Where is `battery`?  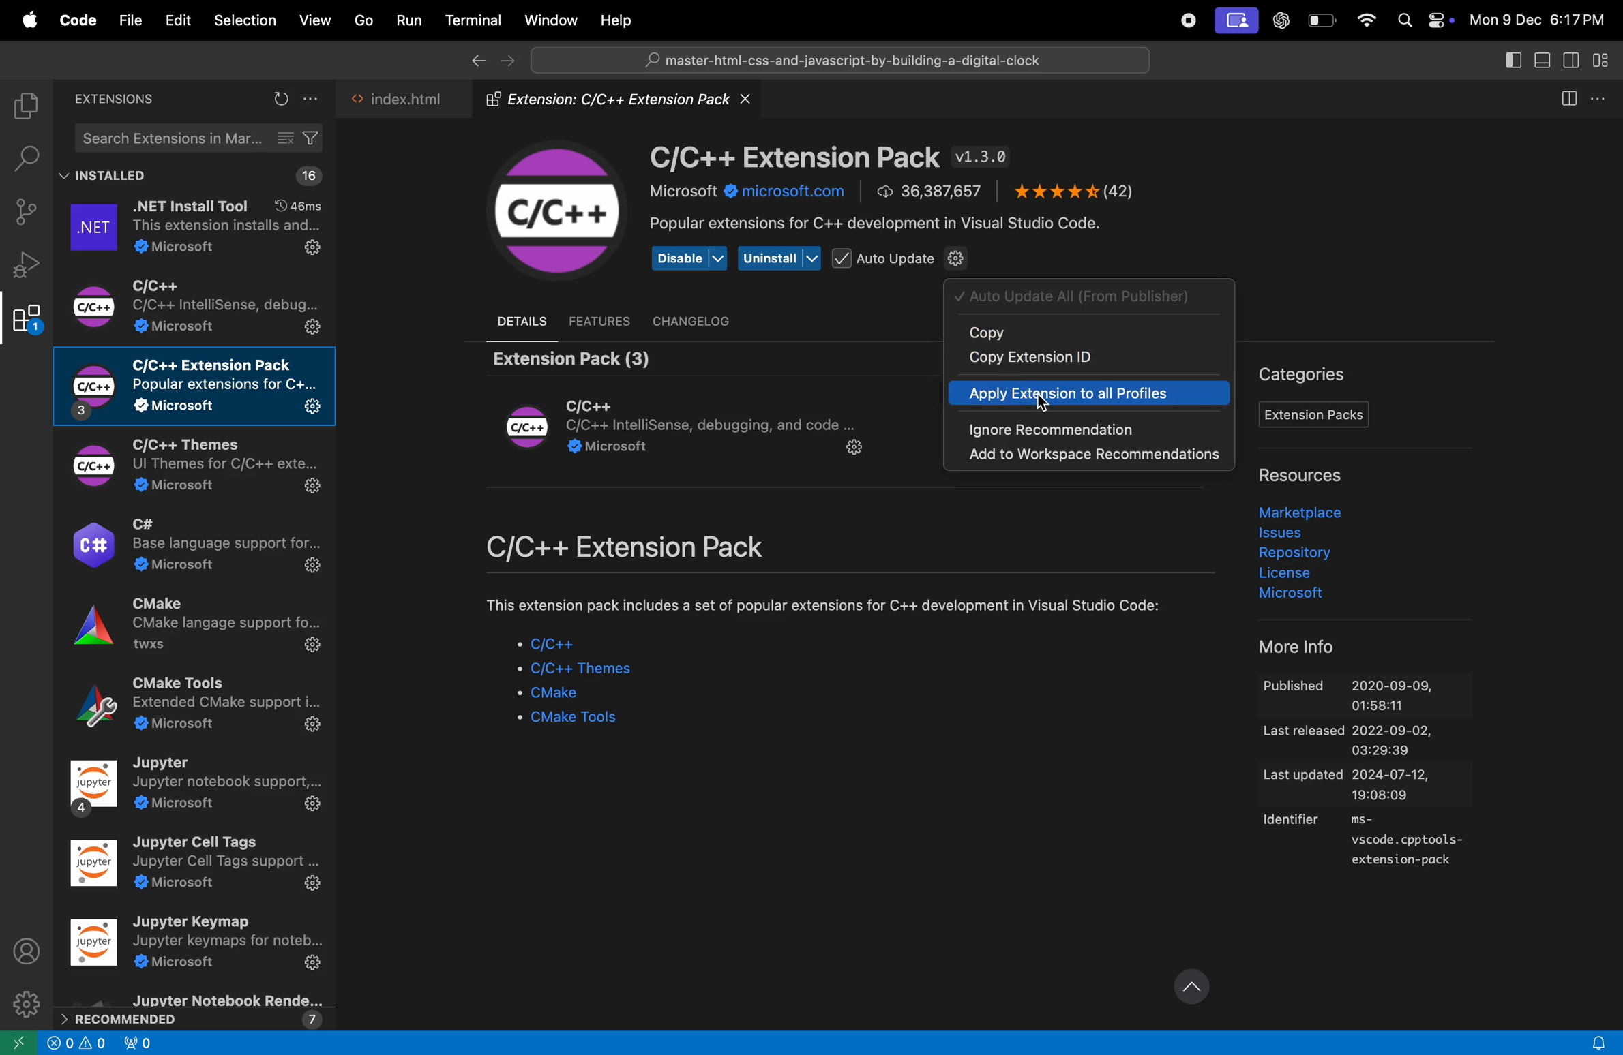
battery is located at coordinates (1321, 20).